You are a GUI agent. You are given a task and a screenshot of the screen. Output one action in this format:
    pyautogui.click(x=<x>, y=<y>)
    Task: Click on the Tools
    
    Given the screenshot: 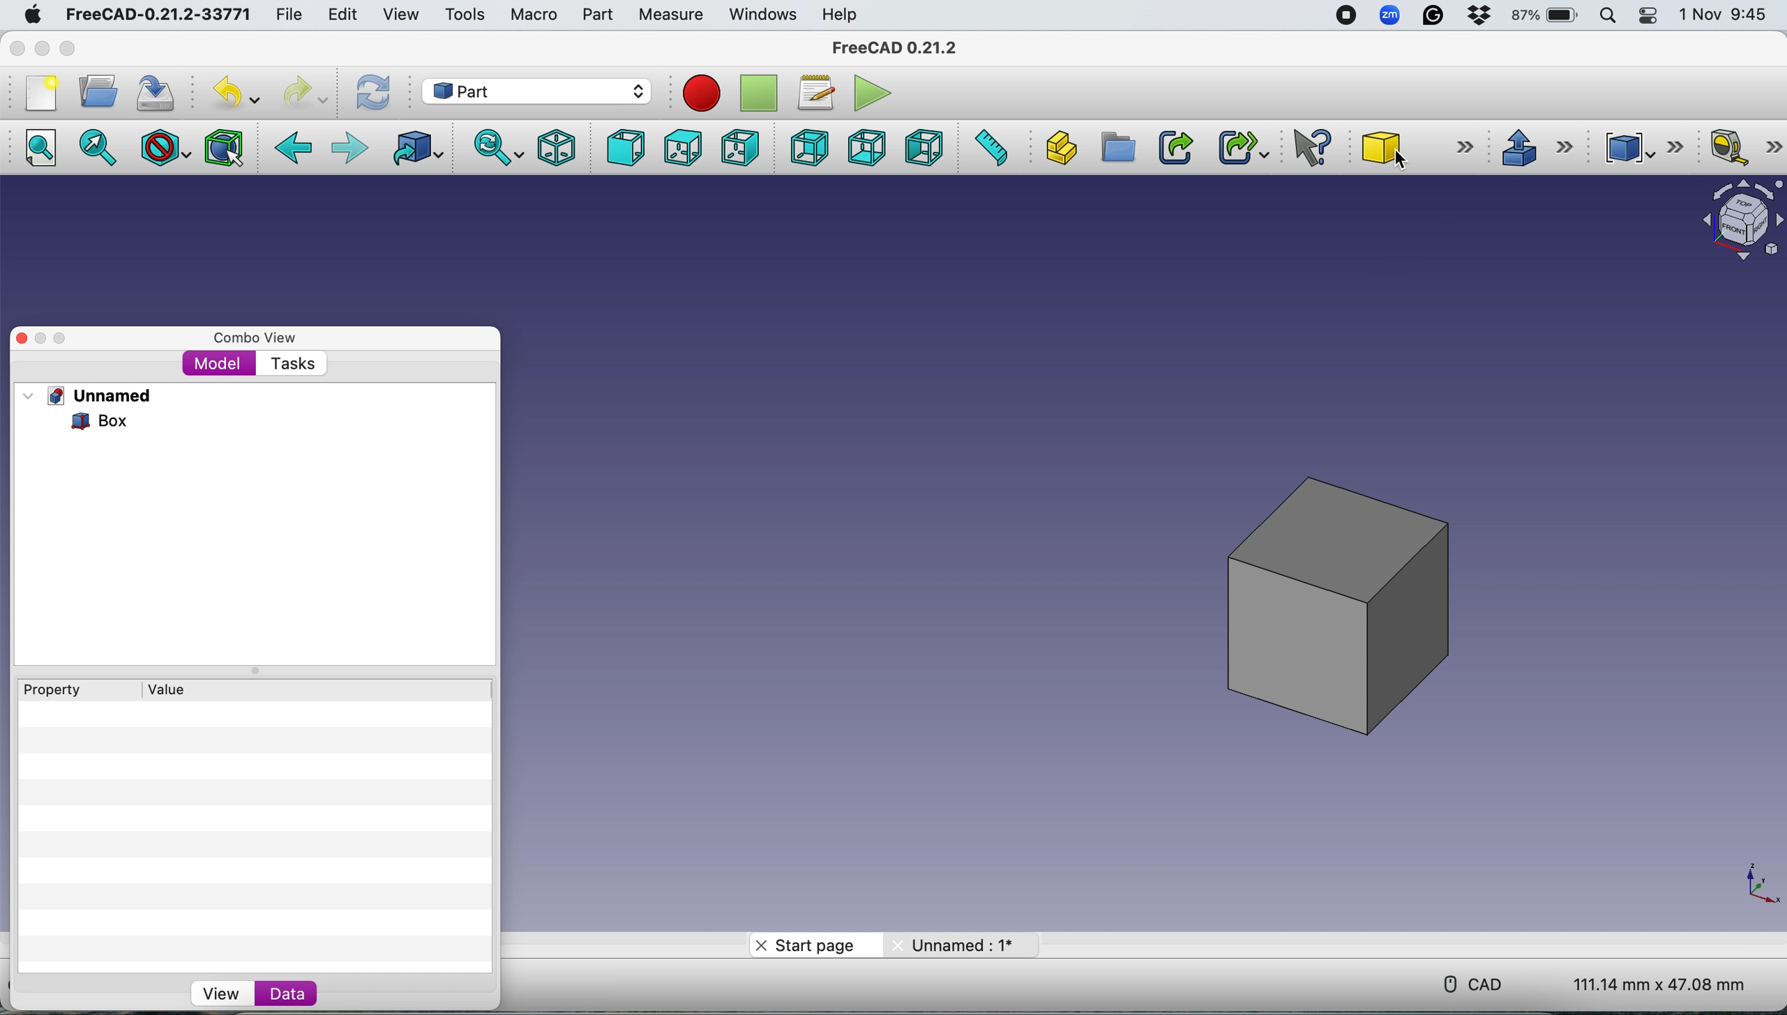 What is the action you would take?
    pyautogui.click(x=464, y=13)
    